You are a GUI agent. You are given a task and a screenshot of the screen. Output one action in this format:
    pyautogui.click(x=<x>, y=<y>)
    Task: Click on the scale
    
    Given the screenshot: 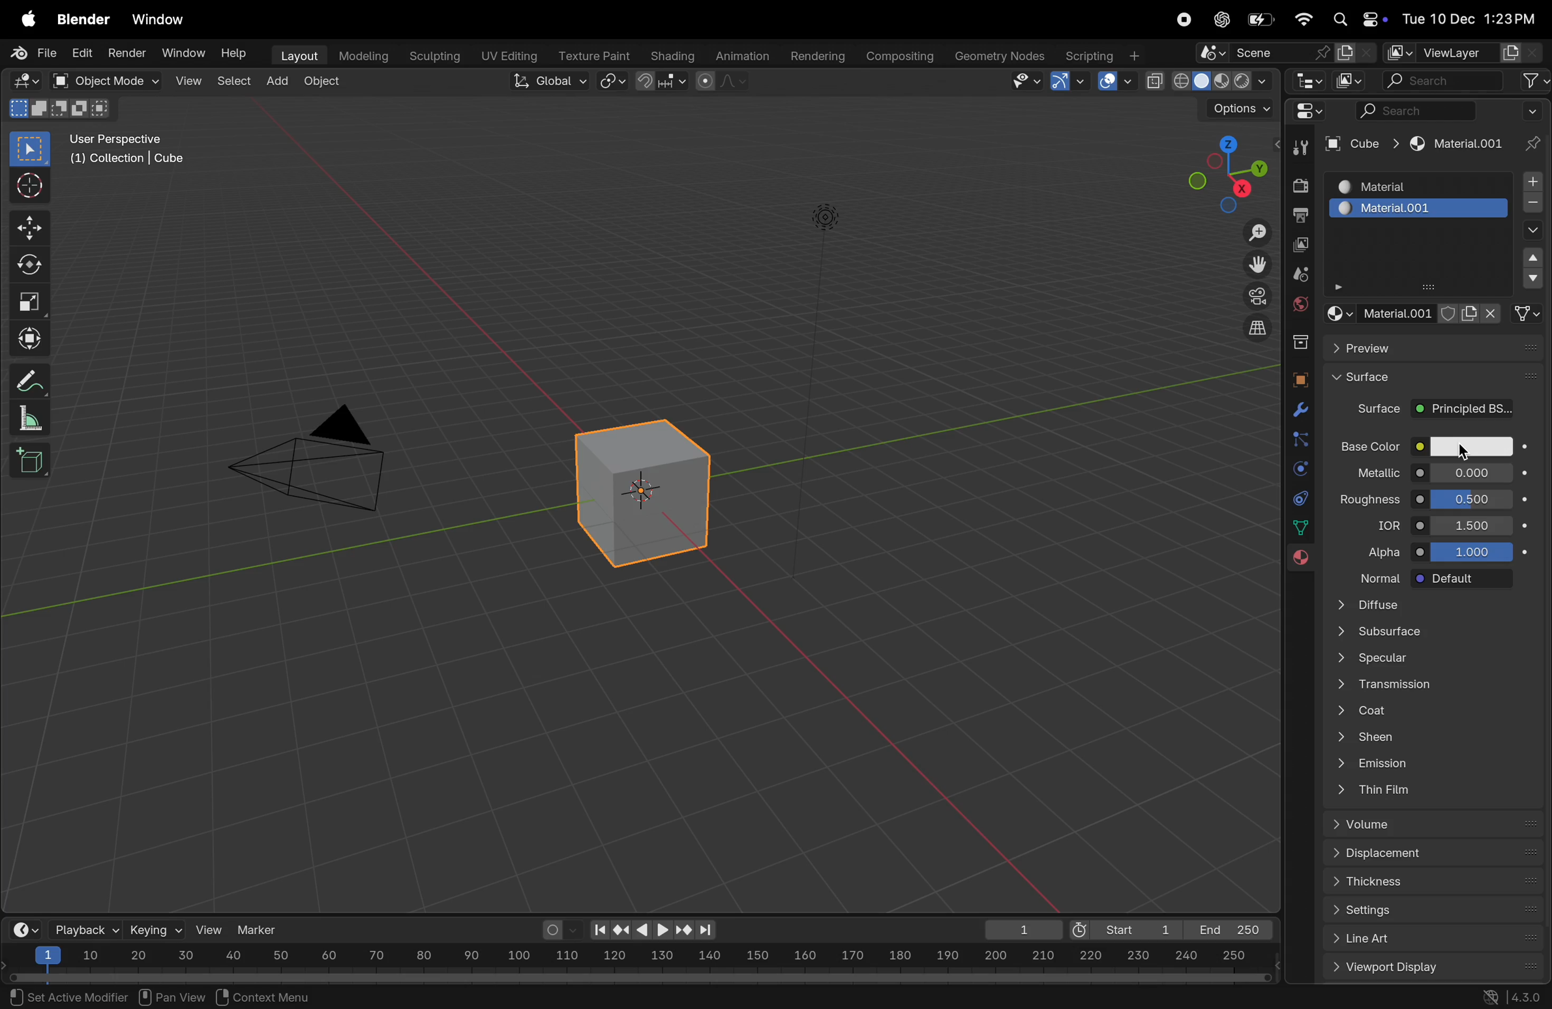 What is the action you would take?
    pyautogui.click(x=25, y=418)
    